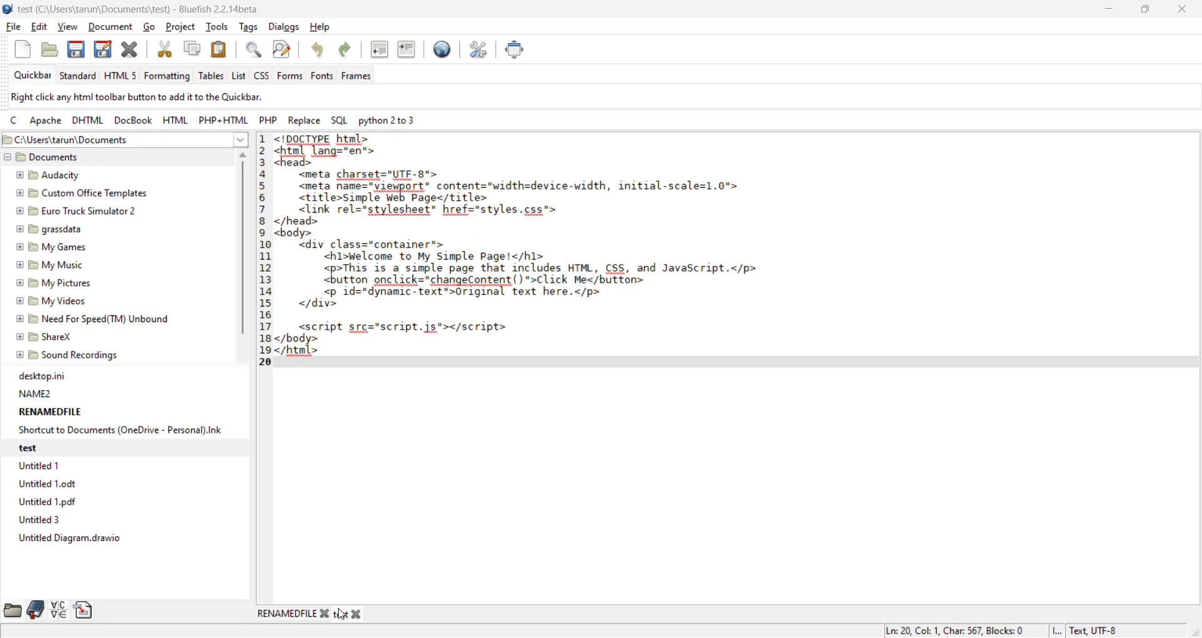 The height and width of the screenshot is (638, 1202). Describe the element at coordinates (217, 28) in the screenshot. I see `tools` at that location.